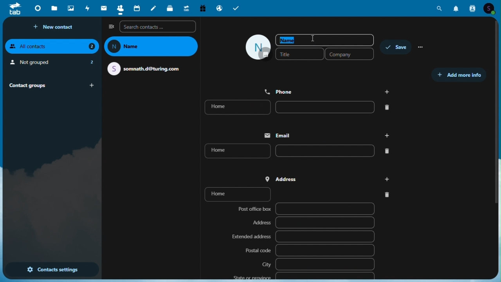  What do you see at coordinates (102, 9) in the screenshot?
I see `Mail` at bounding box center [102, 9].